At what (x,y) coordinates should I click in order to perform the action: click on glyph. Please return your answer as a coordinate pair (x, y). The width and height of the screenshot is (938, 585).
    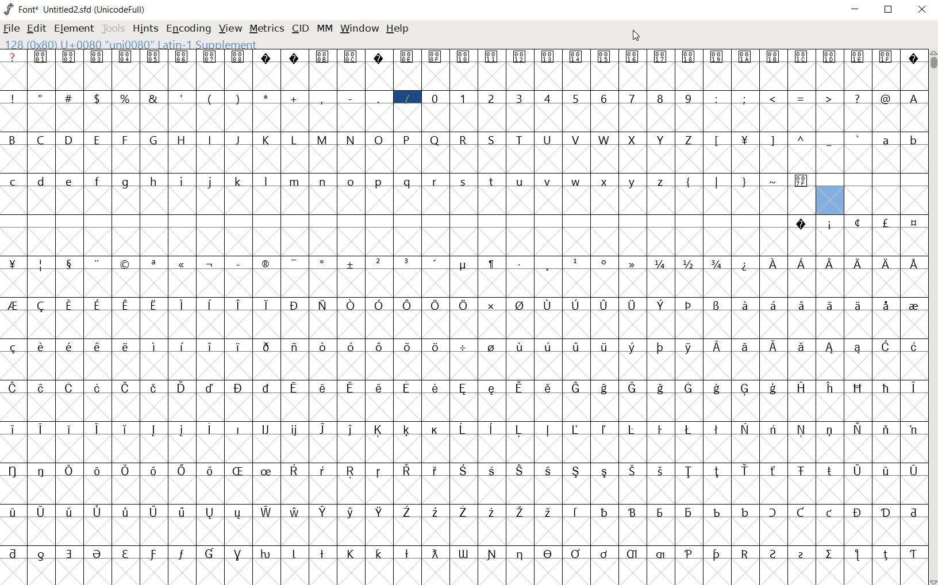
    Looking at the image, I should click on (68, 471).